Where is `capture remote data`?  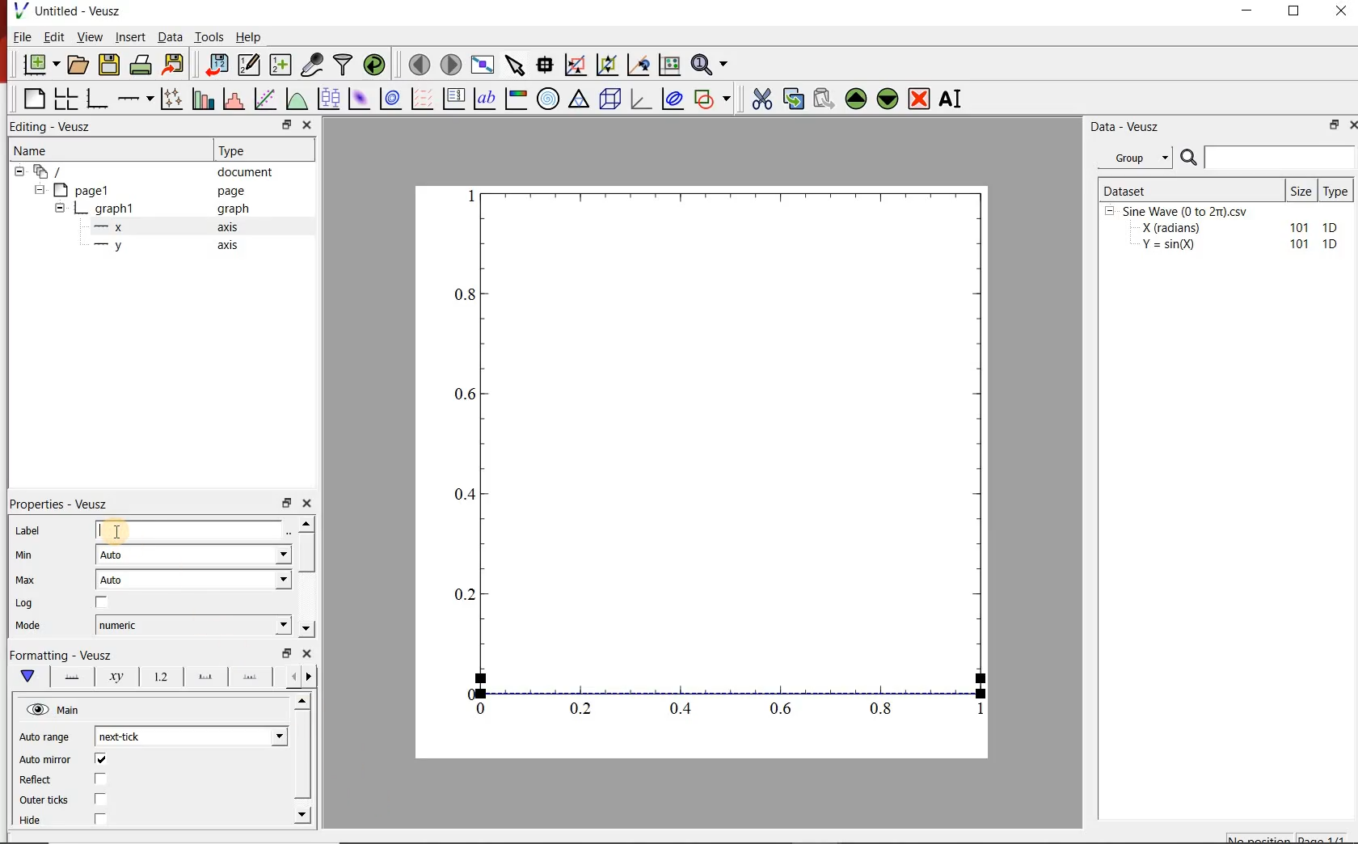
capture remote data is located at coordinates (314, 65).